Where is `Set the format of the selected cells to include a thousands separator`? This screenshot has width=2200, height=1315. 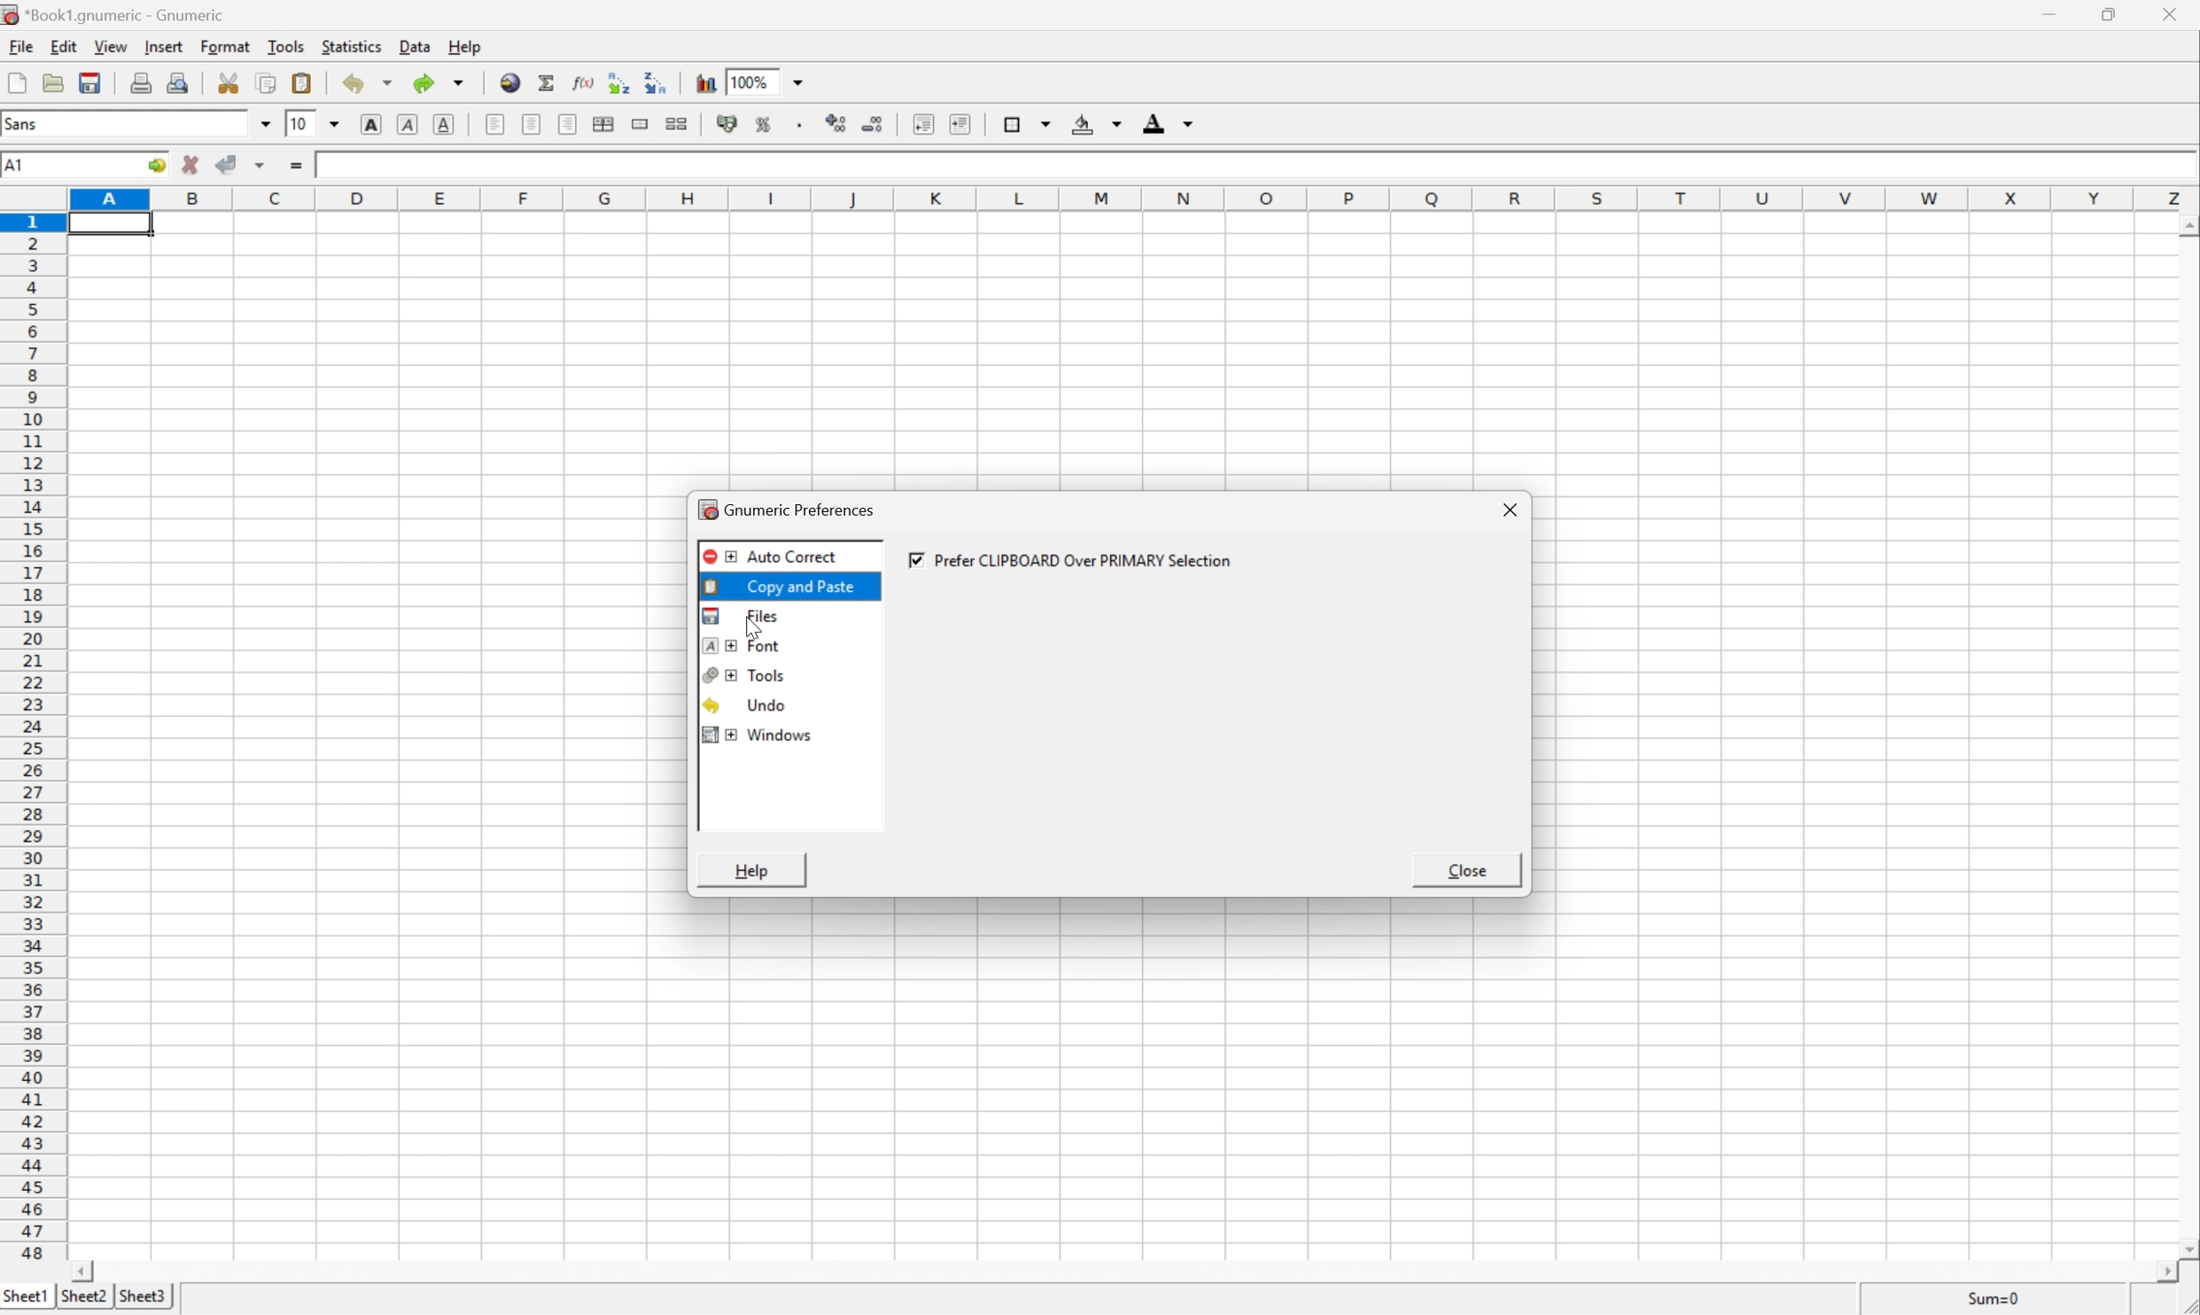 Set the format of the selected cells to include a thousands separator is located at coordinates (797, 126).